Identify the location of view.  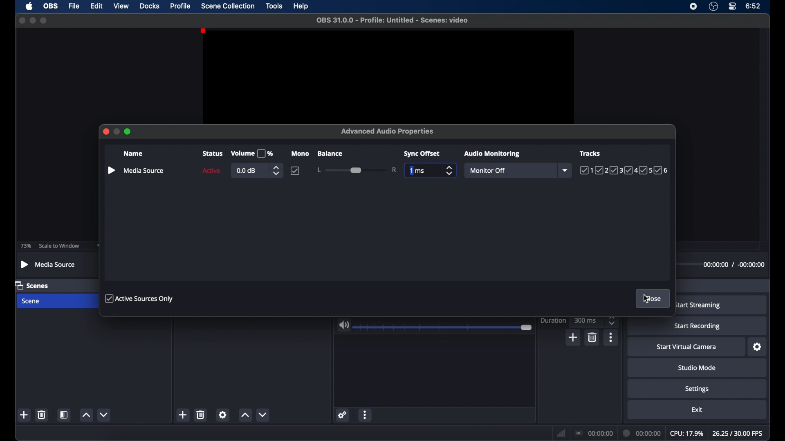
(121, 6).